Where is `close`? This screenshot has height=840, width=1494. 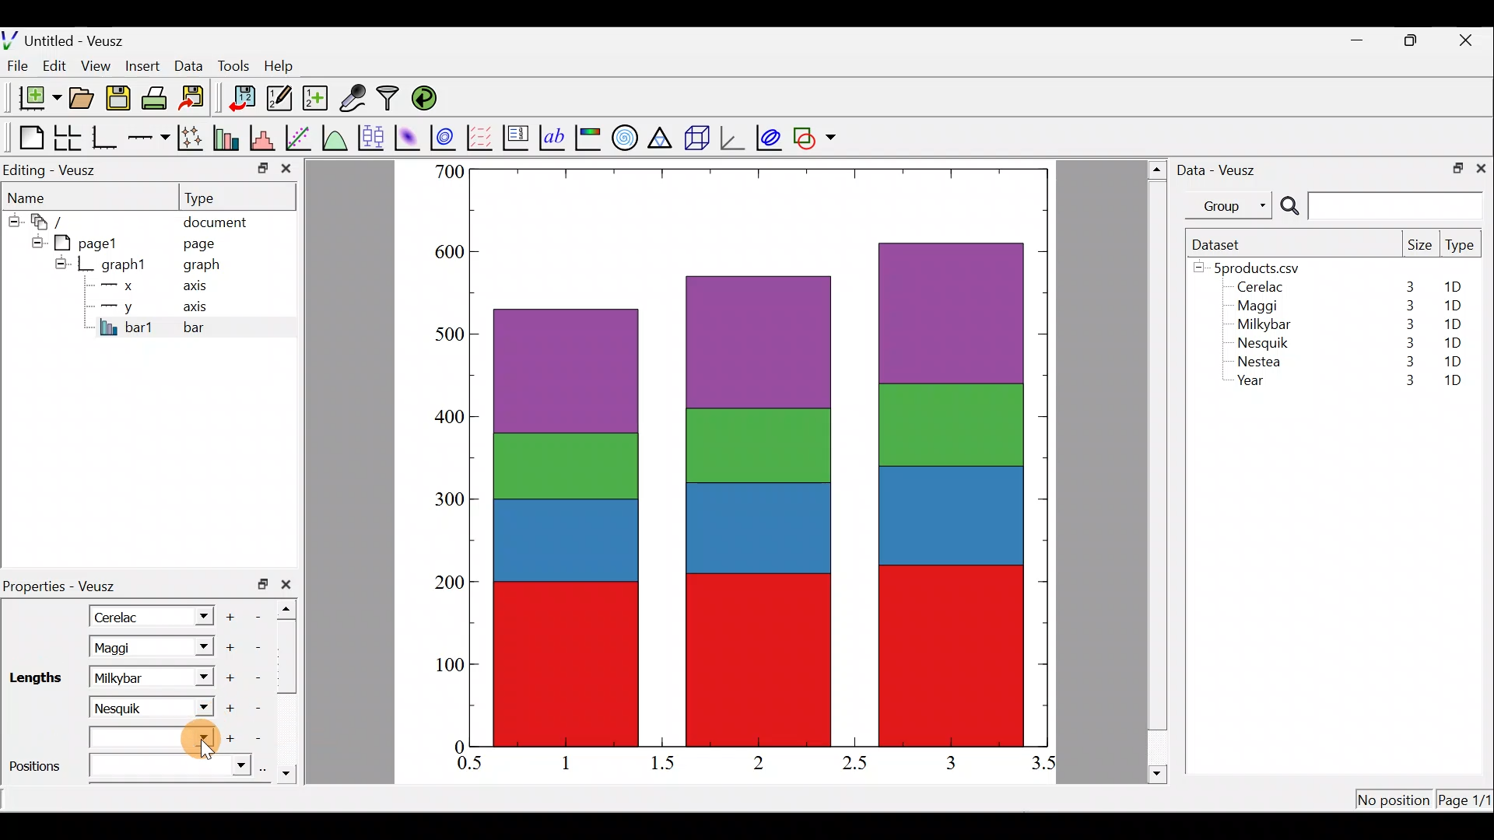
close is located at coordinates (289, 584).